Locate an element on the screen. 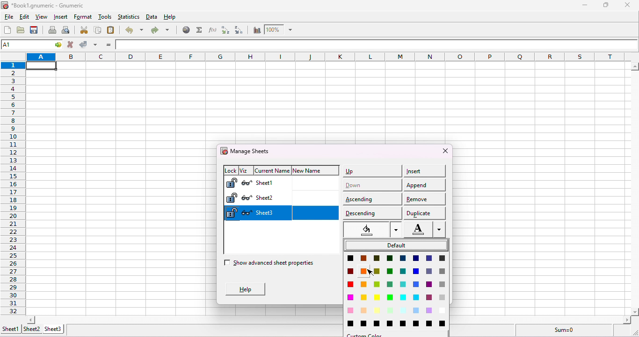 This screenshot has width=639, height=337. Lock sheet 3 is located at coordinates (231, 213).